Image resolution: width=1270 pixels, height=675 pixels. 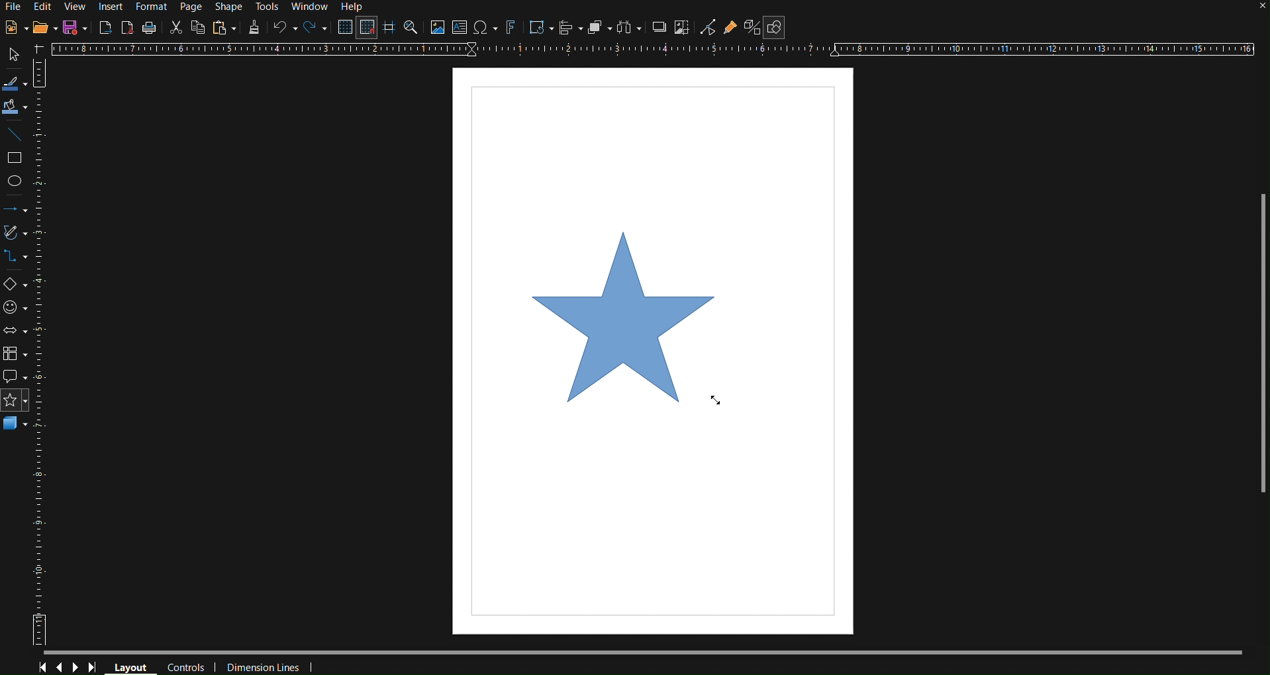 I want to click on Align Objects, so click(x=567, y=29).